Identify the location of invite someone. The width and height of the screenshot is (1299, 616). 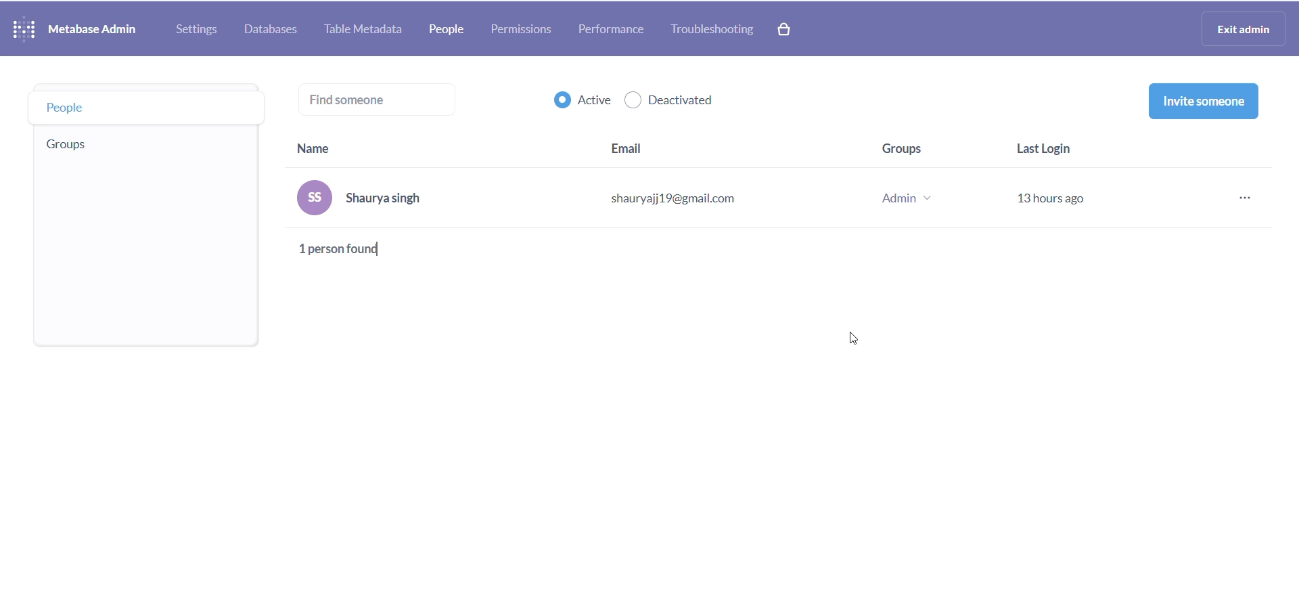
(1207, 102).